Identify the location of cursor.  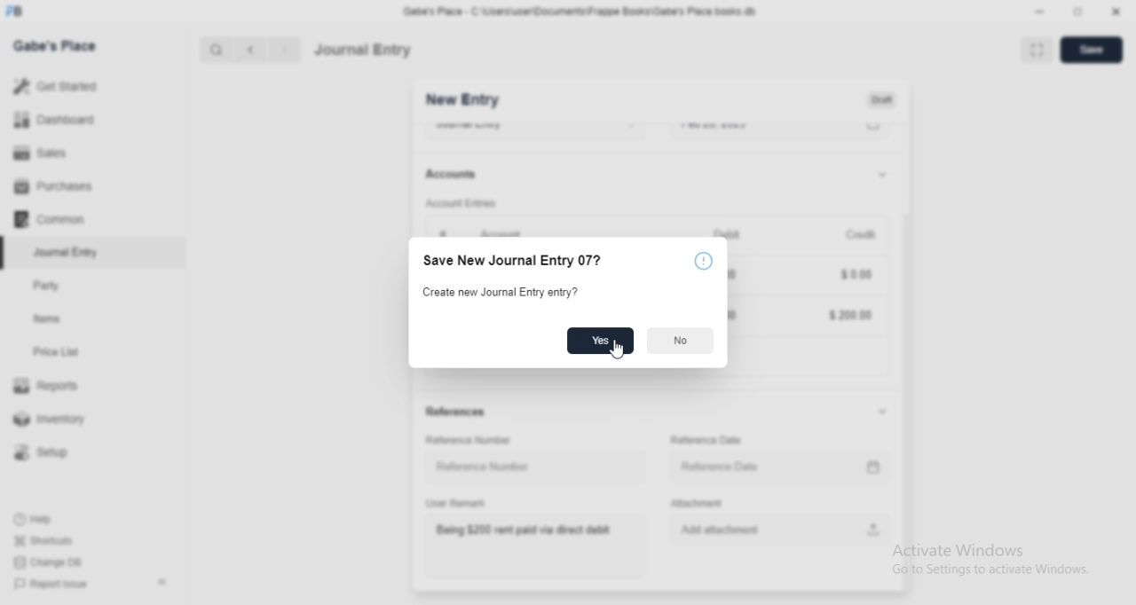
(612, 350).